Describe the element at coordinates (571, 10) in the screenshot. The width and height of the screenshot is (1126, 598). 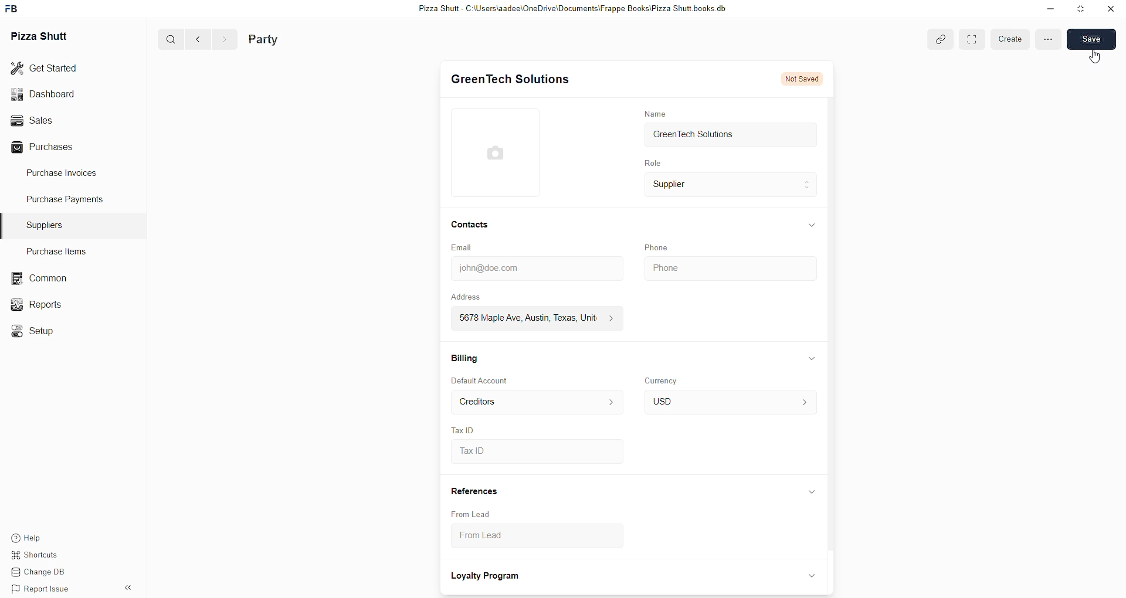
I see `Pizza Shutt - C:\Users\aadee\OneDrive\Documents\Frappe Books\Pizza Shutt books.db` at that location.